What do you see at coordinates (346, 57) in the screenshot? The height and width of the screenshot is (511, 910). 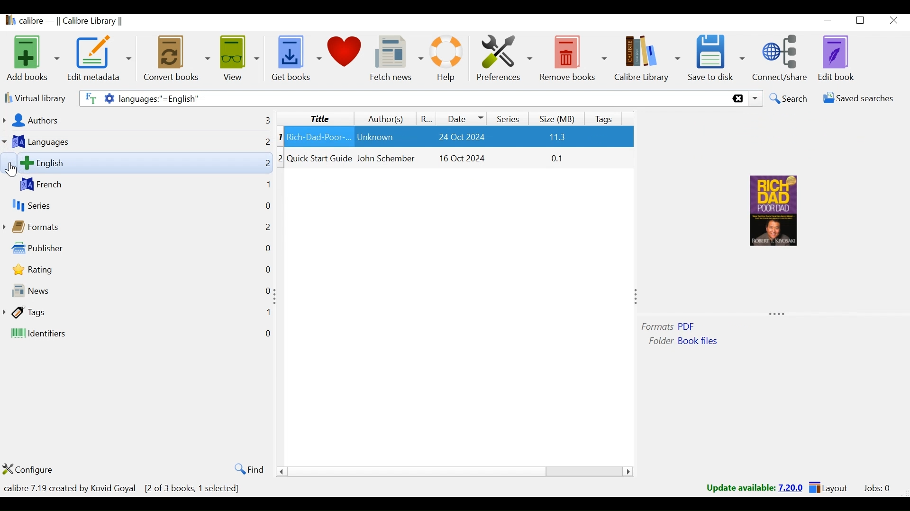 I see `Donate` at bounding box center [346, 57].